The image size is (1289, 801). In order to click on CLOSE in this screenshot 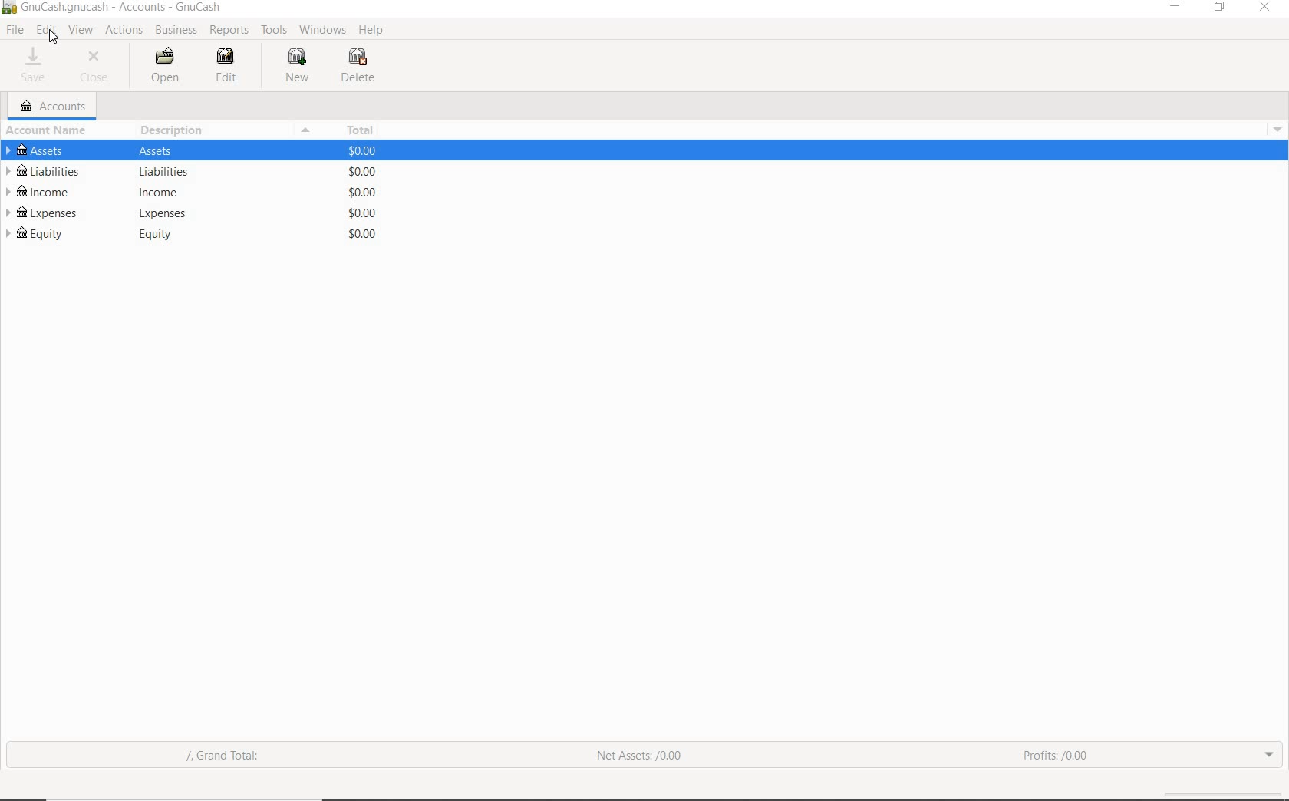, I will do `click(98, 68)`.